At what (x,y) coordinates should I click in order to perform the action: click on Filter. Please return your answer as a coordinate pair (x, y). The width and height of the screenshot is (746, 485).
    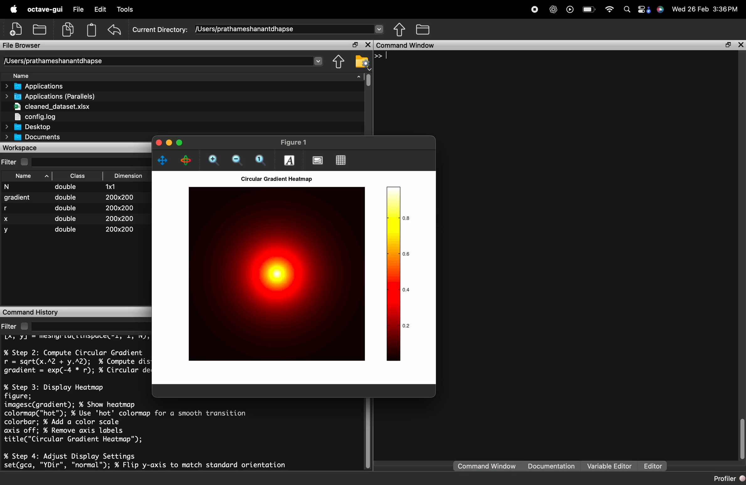
    Looking at the image, I should click on (15, 326).